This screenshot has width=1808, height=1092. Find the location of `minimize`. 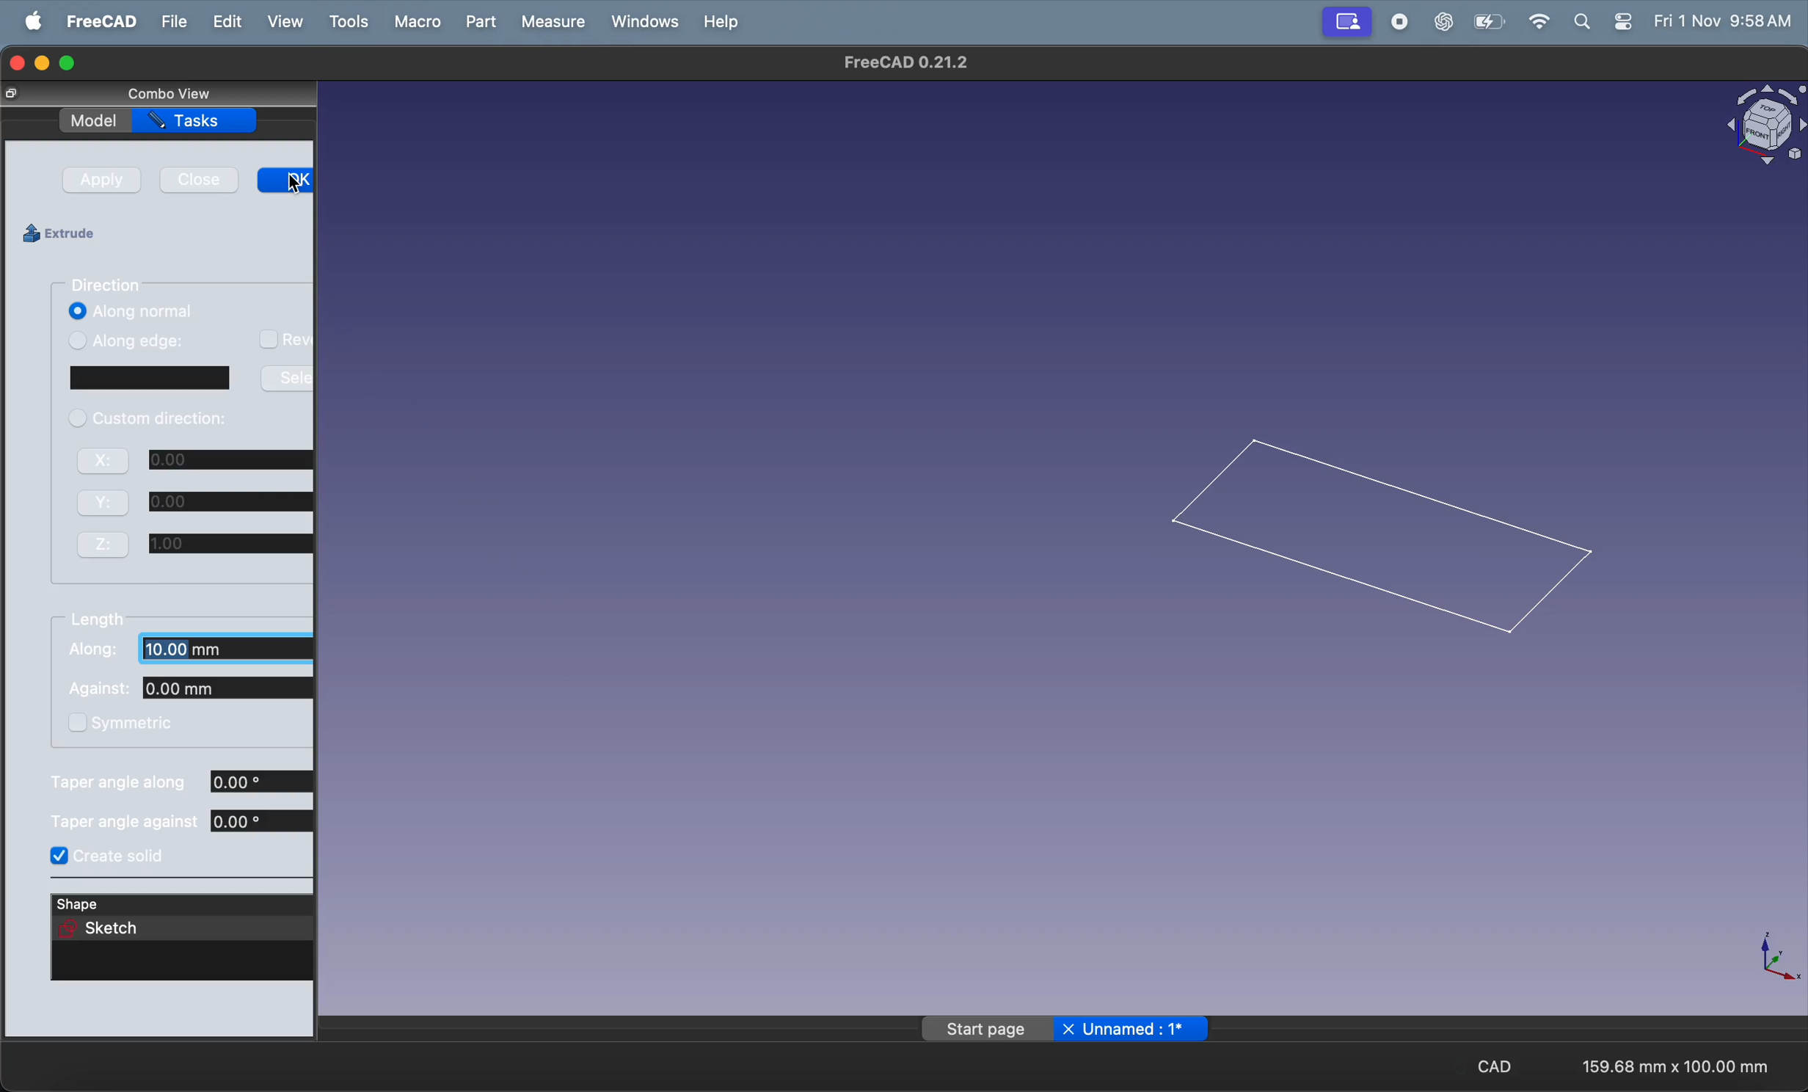

minimize is located at coordinates (40, 62).